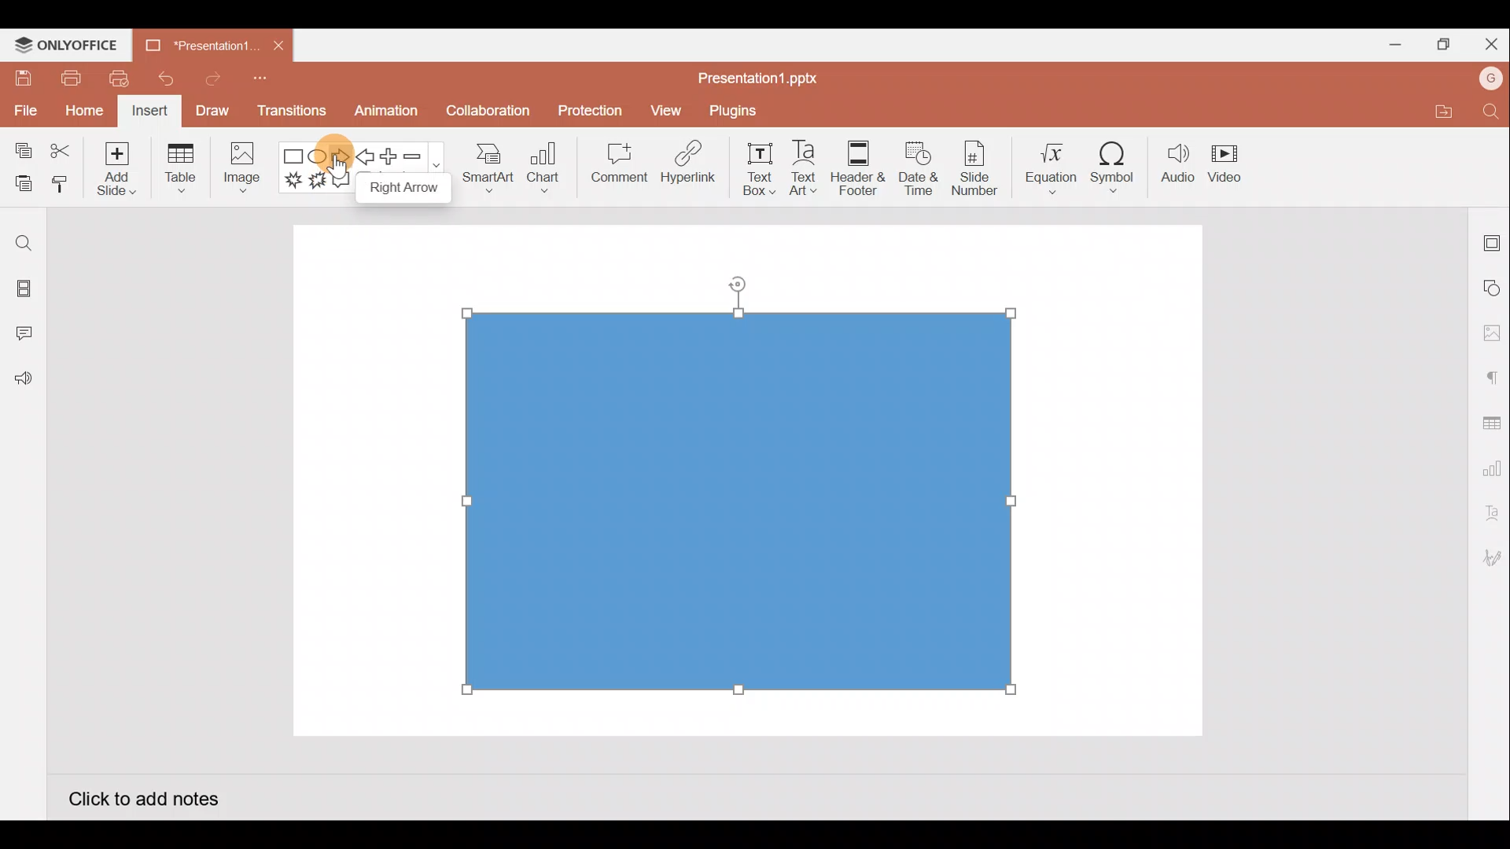  I want to click on Print file, so click(69, 77).